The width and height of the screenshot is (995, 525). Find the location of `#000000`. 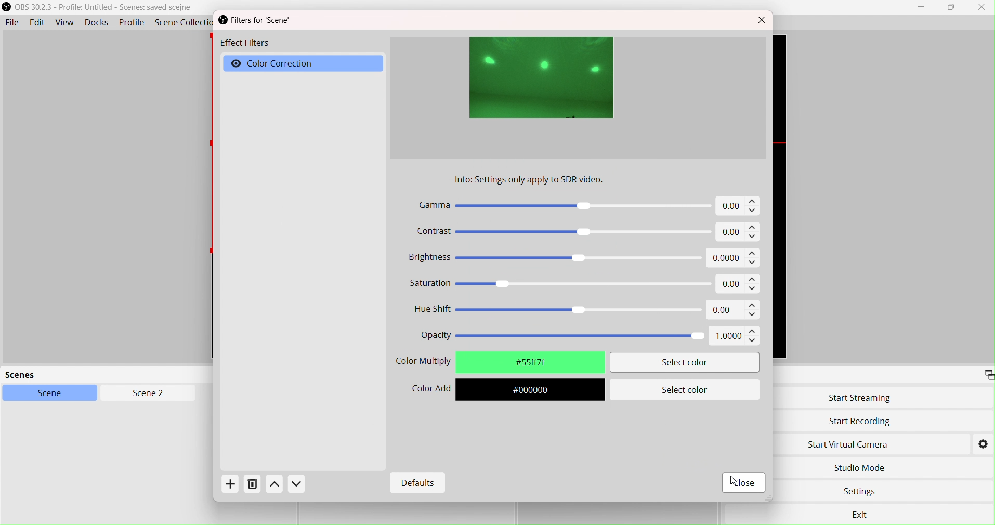

#000000 is located at coordinates (539, 391).